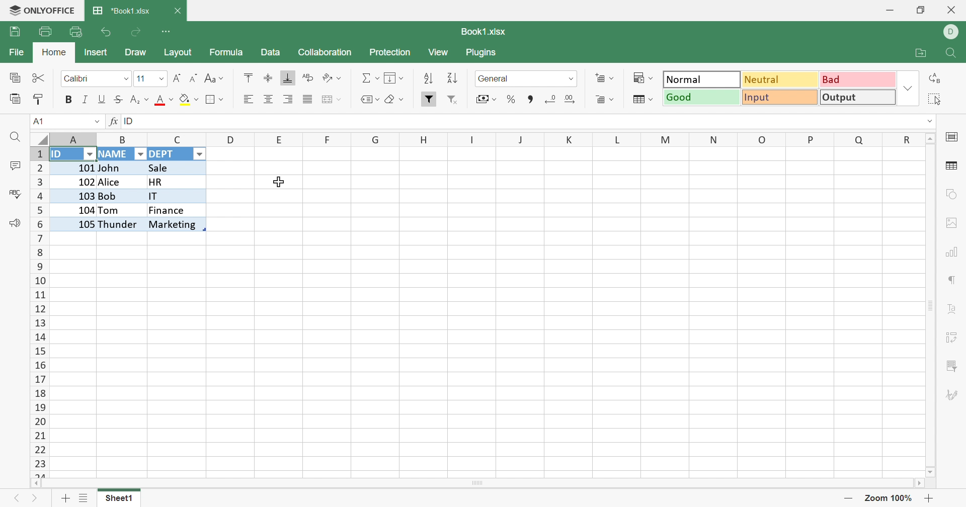 This screenshot has height=507, width=966. I want to click on Row Number, so click(38, 312).